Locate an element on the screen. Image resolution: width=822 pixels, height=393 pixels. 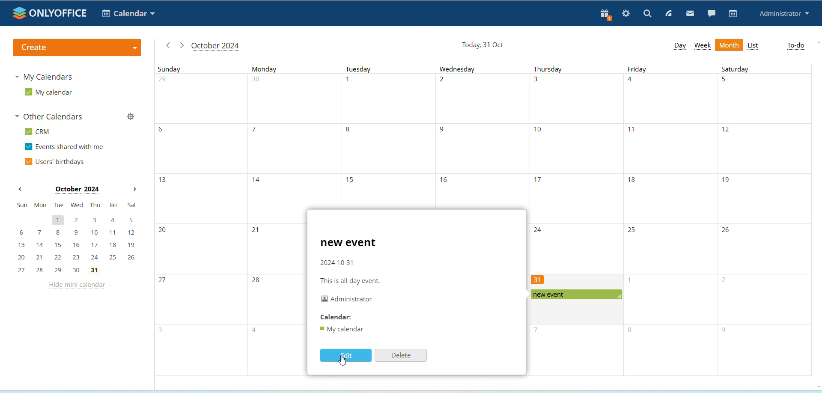
scroll down is located at coordinates (817, 386).